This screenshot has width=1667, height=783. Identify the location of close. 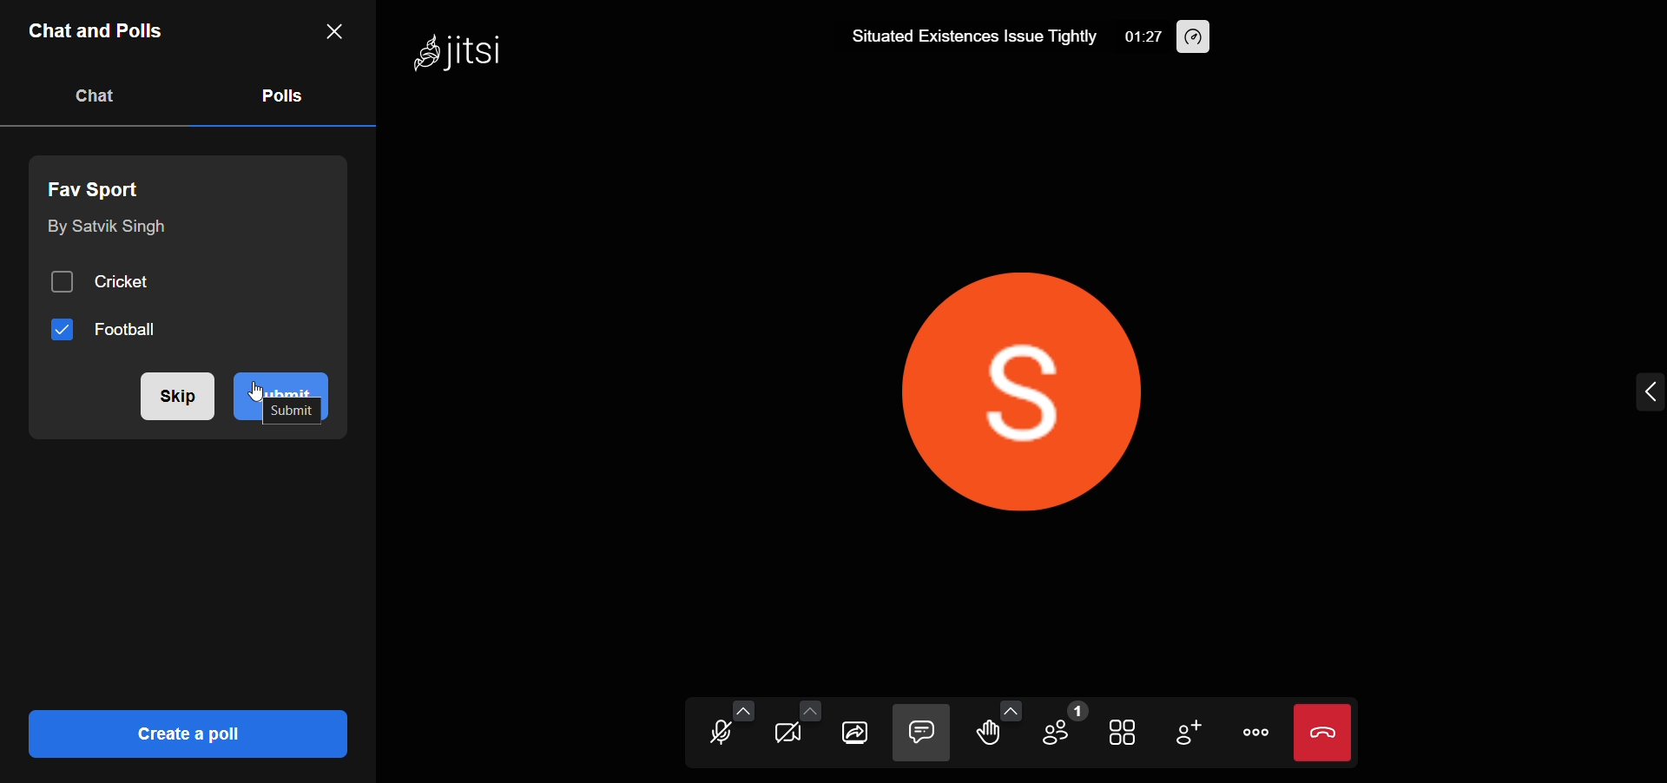
(333, 32).